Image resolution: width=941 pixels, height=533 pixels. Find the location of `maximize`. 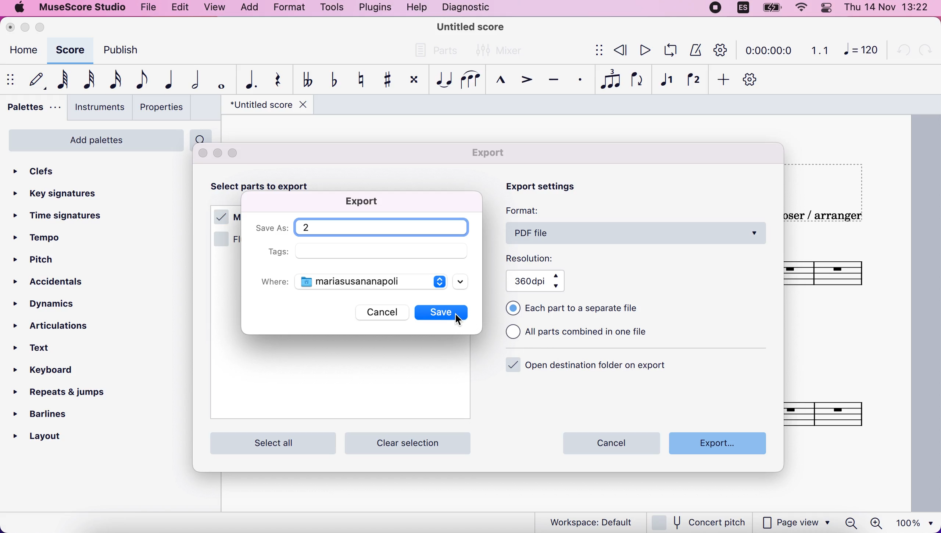

maximize is located at coordinates (44, 28).